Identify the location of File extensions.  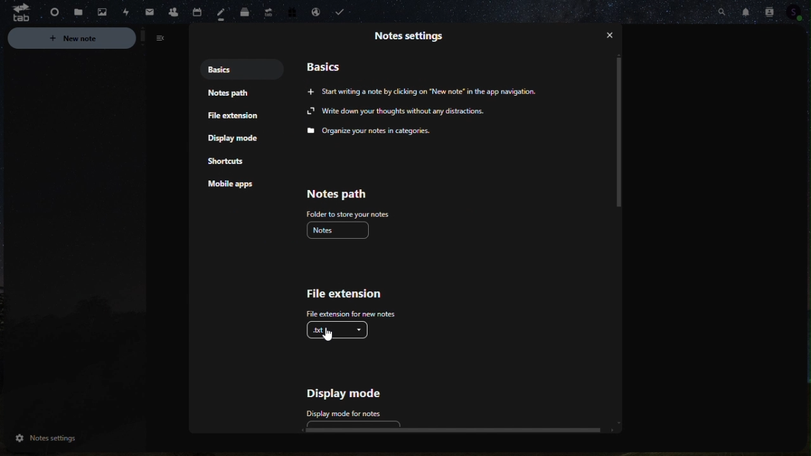
(231, 116).